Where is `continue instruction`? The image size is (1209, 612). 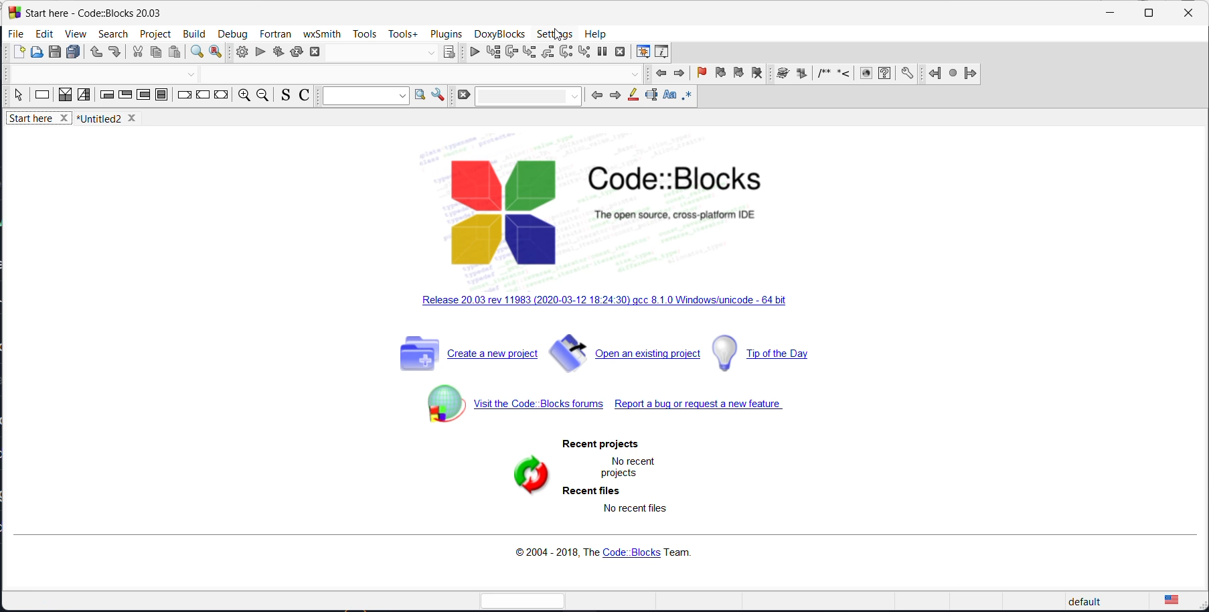 continue instruction is located at coordinates (203, 97).